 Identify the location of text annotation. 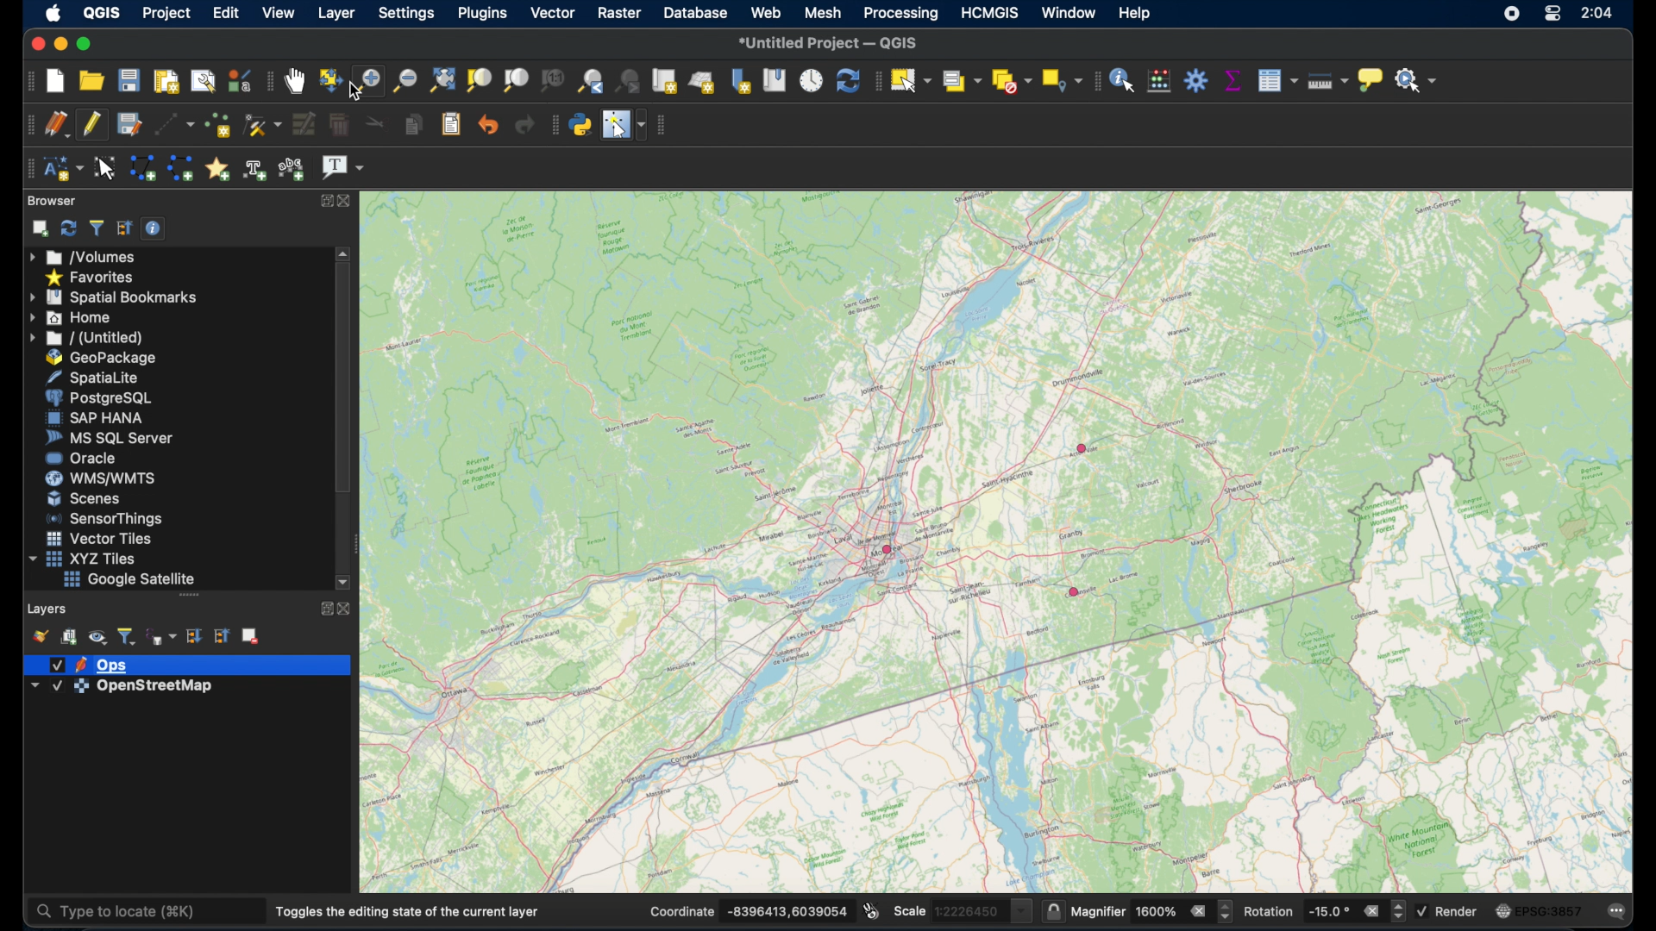
(343, 168).